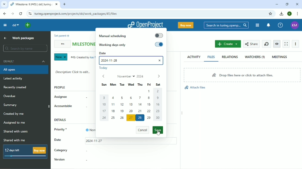  Describe the element at coordinates (60, 87) in the screenshot. I see `People` at that location.